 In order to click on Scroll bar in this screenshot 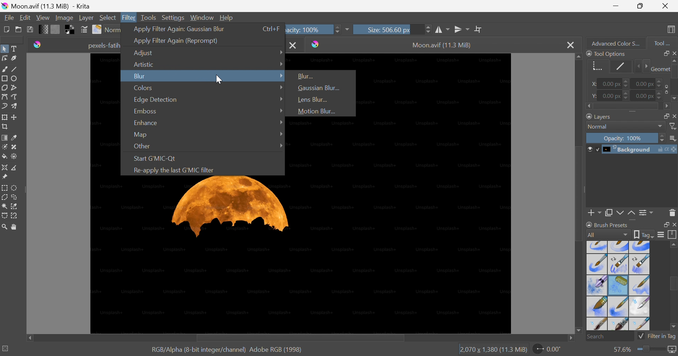, I will do `click(580, 193)`.